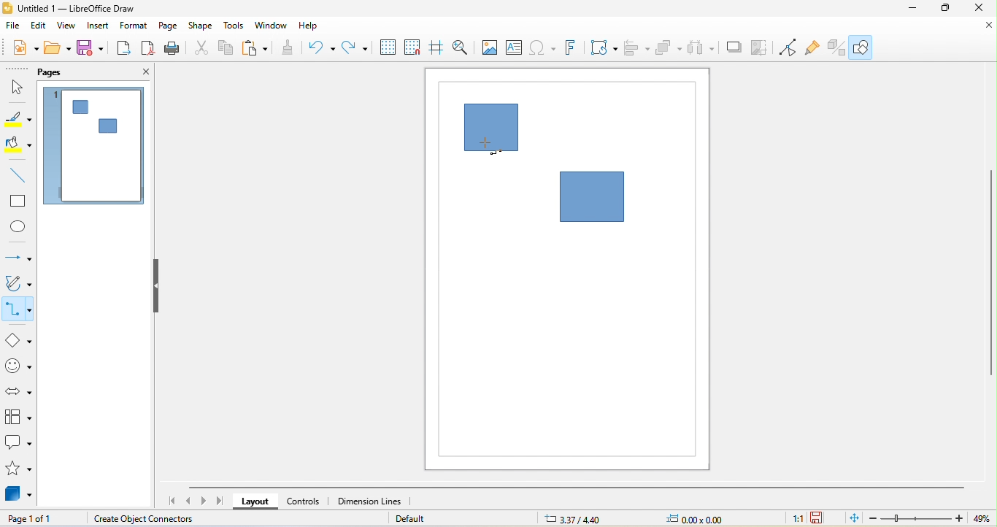 The width and height of the screenshot is (997, 527). Describe the element at coordinates (575, 47) in the screenshot. I see `fontwork text` at that location.